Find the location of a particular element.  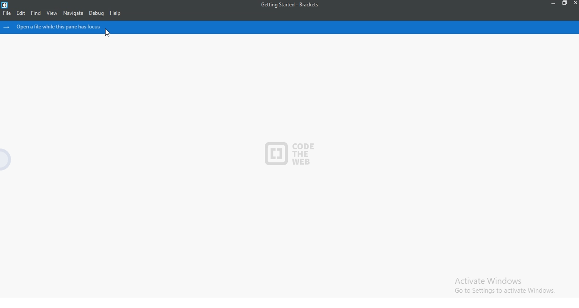

Help is located at coordinates (117, 14).